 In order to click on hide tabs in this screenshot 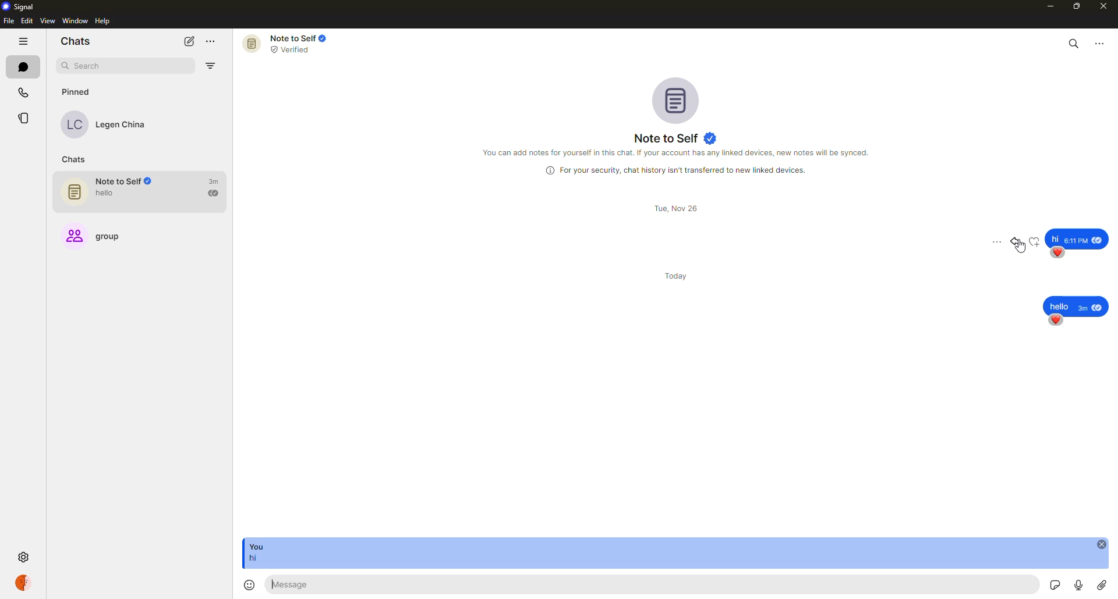, I will do `click(24, 41)`.